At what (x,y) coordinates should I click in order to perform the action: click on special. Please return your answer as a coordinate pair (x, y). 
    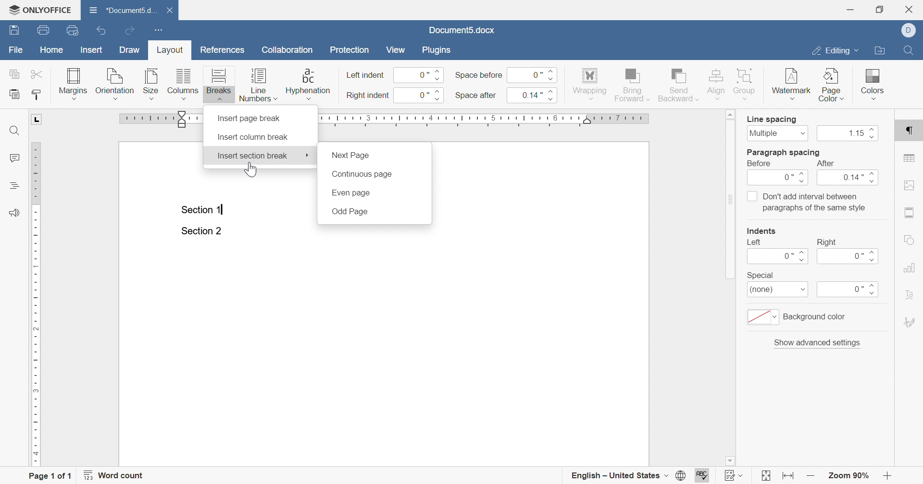
    Looking at the image, I should click on (760, 275).